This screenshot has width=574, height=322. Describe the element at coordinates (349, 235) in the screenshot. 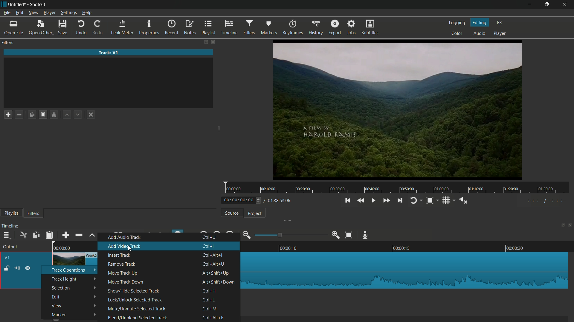

I see `zoom timeline to fit` at that location.